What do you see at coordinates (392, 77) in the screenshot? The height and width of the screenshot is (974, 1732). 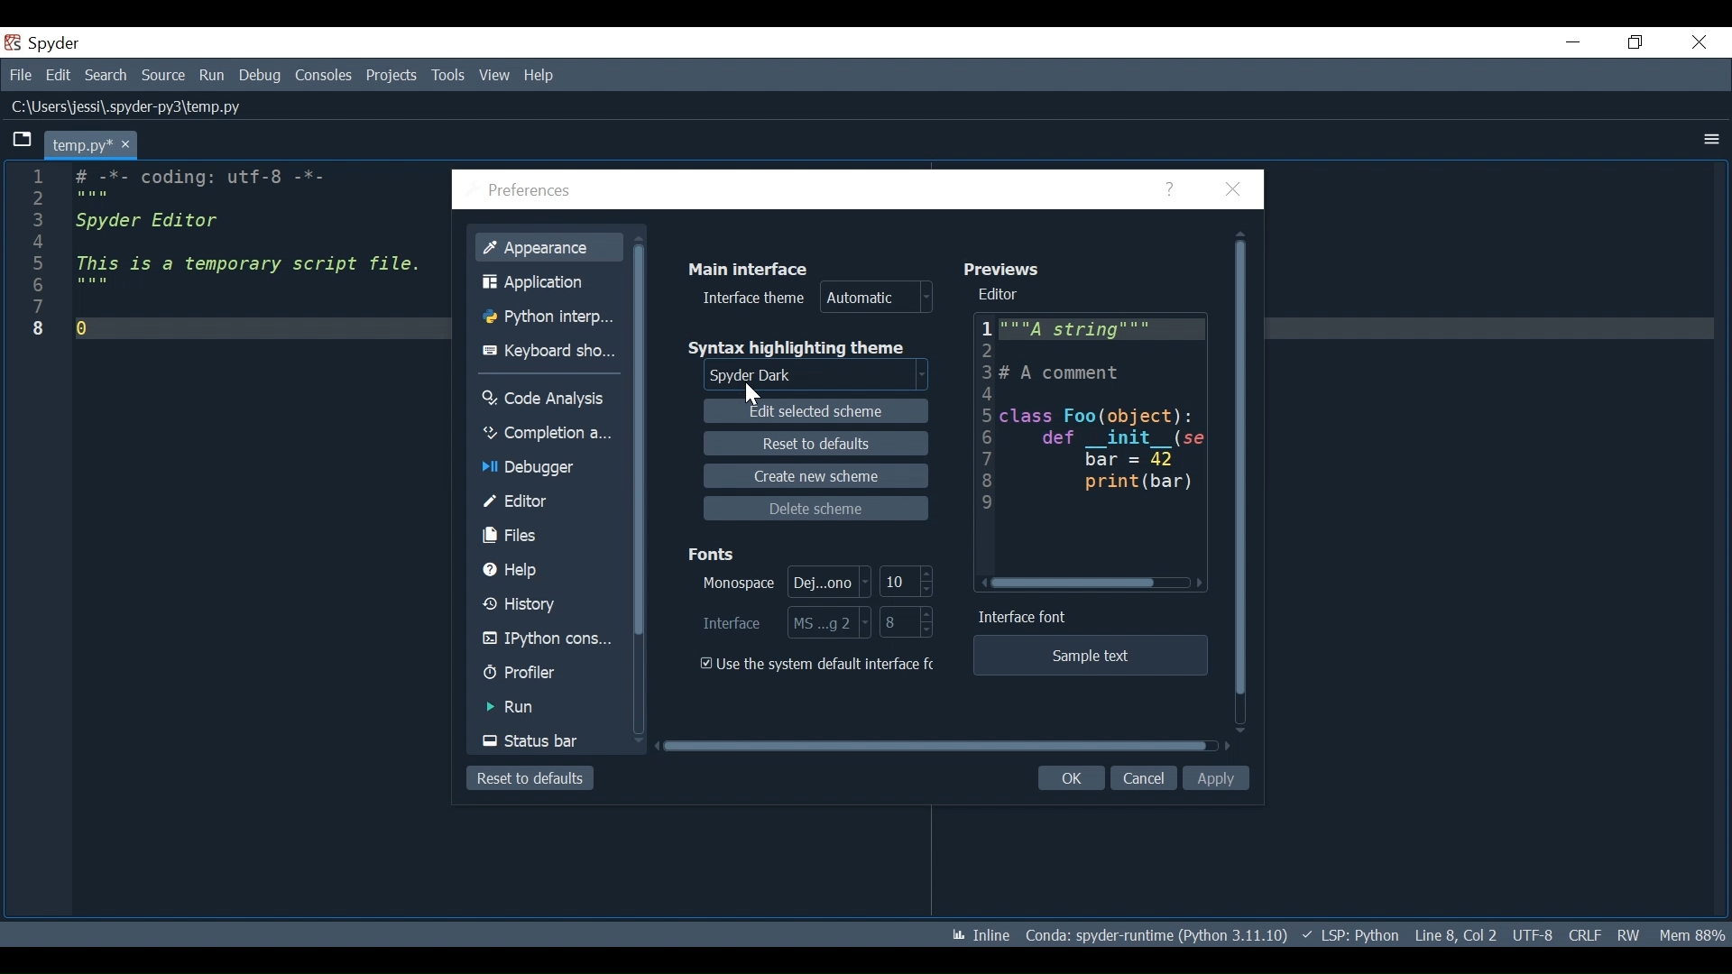 I see `Projects` at bounding box center [392, 77].